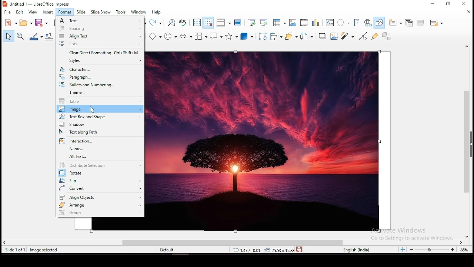  I want to click on fit slide to current window, so click(404, 250).